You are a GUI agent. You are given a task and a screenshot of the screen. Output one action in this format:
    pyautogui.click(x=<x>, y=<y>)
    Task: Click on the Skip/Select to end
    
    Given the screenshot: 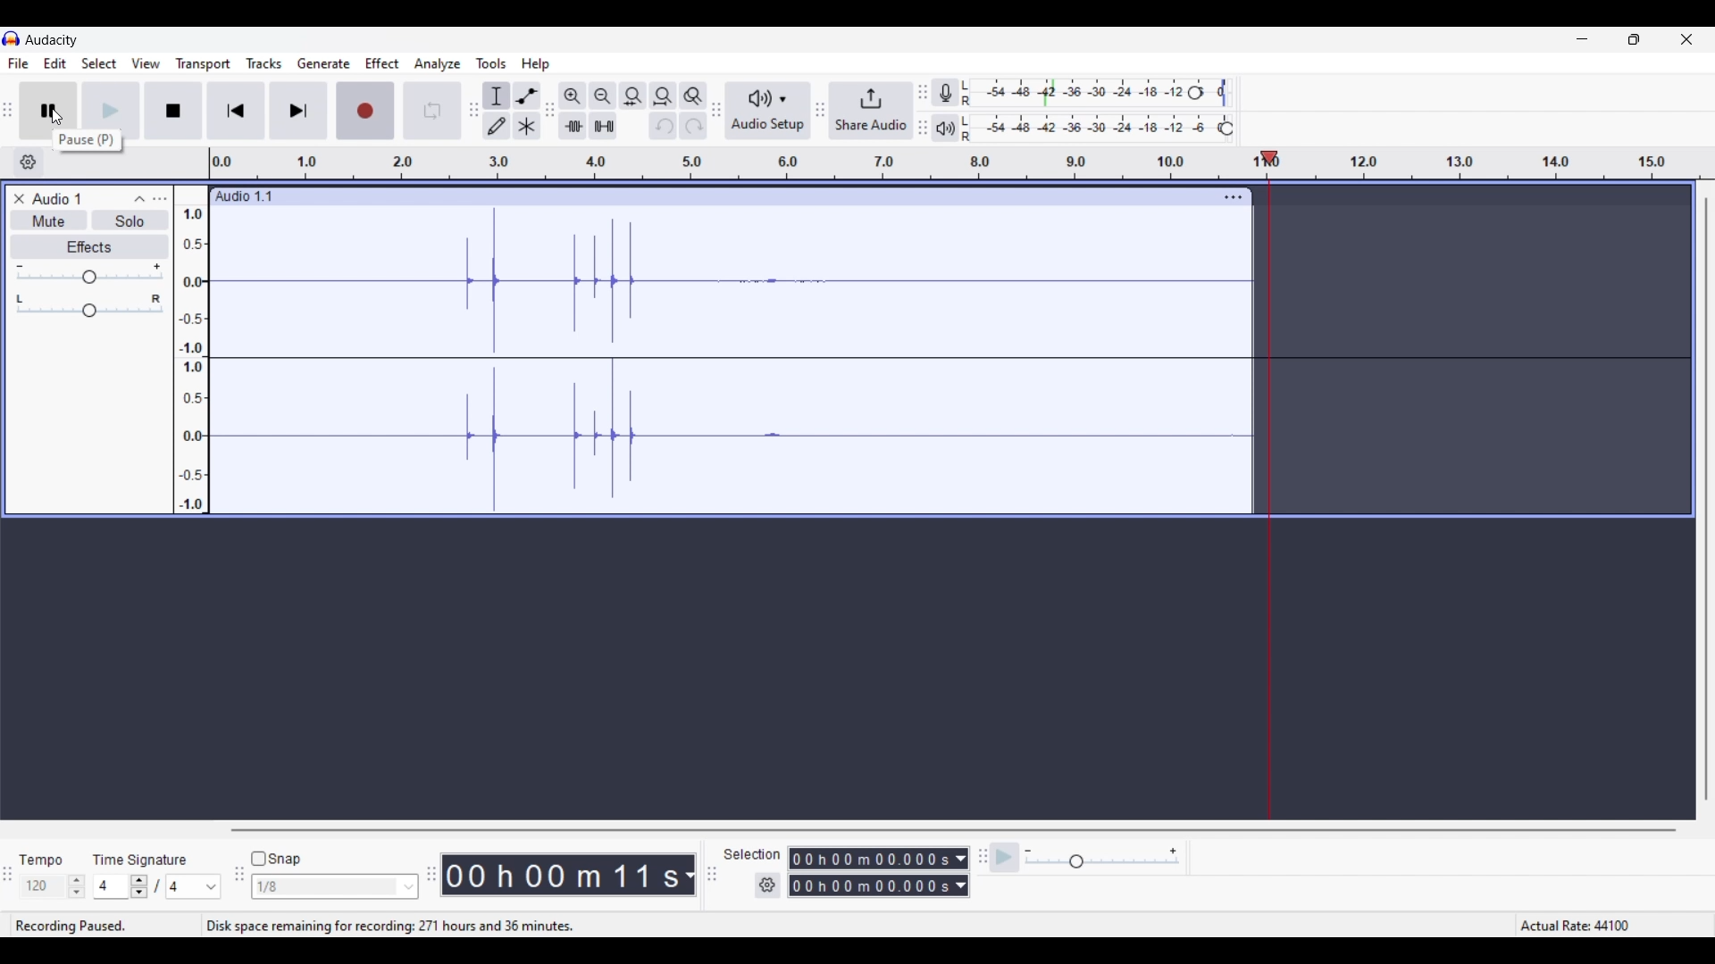 What is the action you would take?
    pyautogui.click(x=293, y=111)
    